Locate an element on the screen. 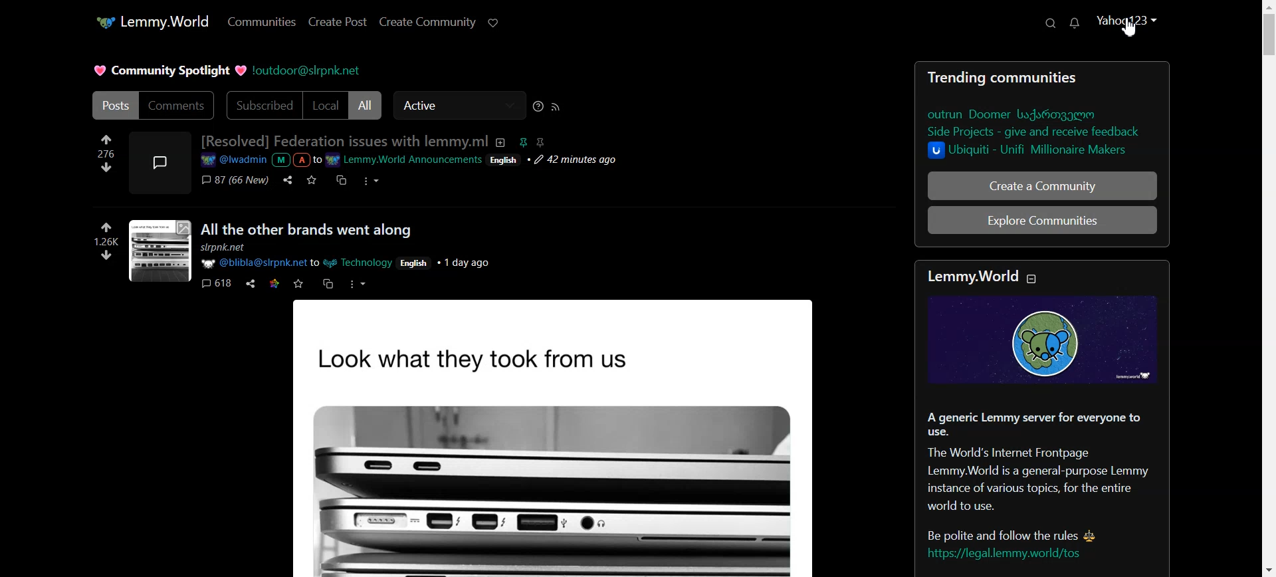 The height and width of the screenshot is (577, 1276). @blibla@slrpnk.net is located at coordinates (253, 263).